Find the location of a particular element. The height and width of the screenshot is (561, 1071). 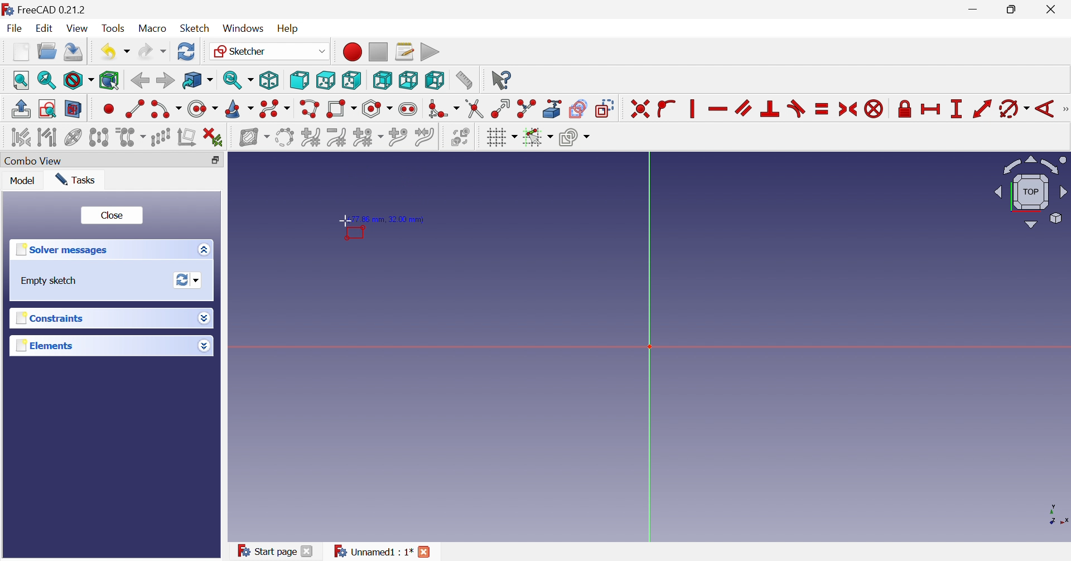

Restore Down is located at coordinates (1014, 11).